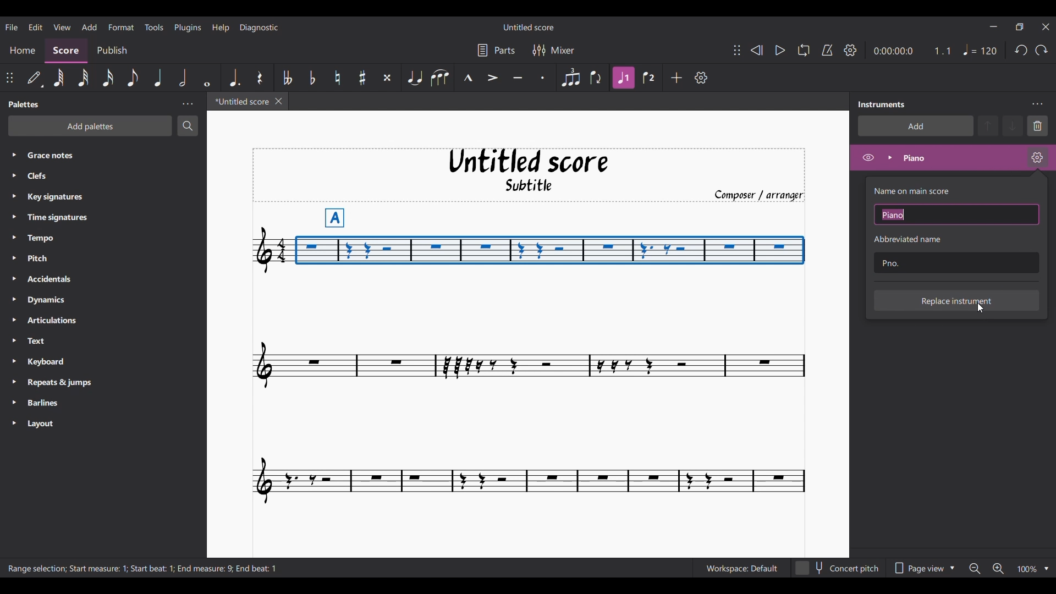 Image resolution: width=1056 pixels, height=594 pixels. Describe the element at coordinates (1046, 27) in the screenshot. I see `Close interface` at that location.